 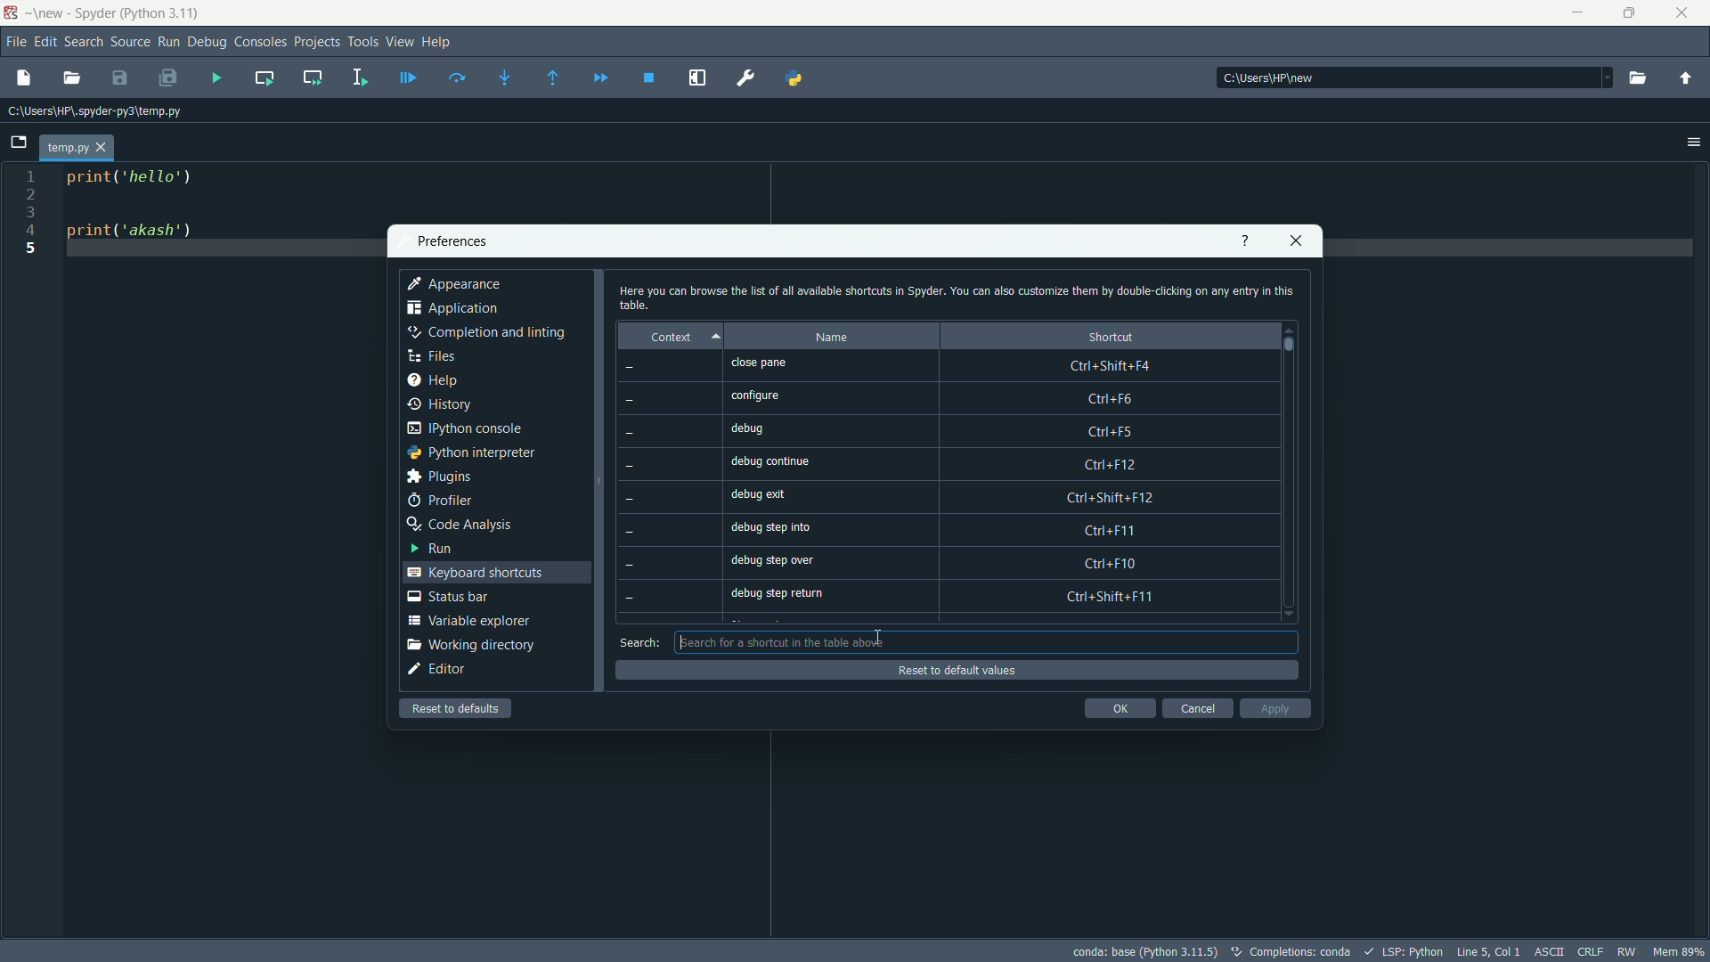 I want to click on maximize, so click(x=1630, y=12).